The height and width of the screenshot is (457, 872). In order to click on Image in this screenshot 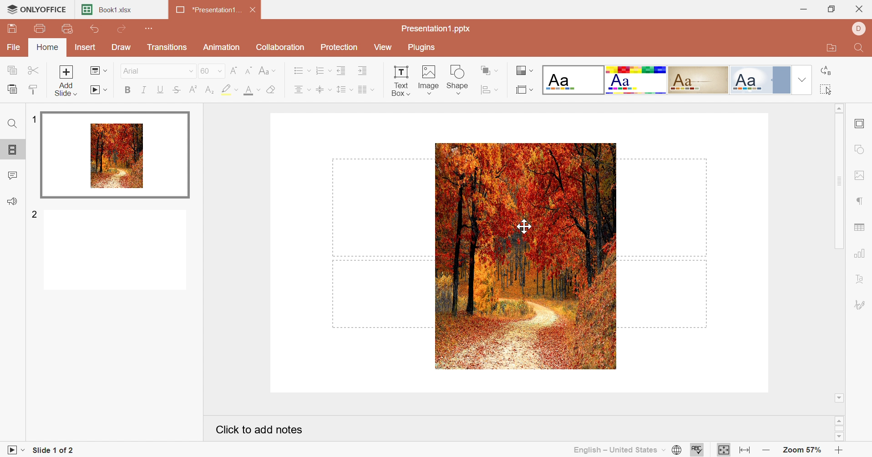, I will do `click(429, 79)`.